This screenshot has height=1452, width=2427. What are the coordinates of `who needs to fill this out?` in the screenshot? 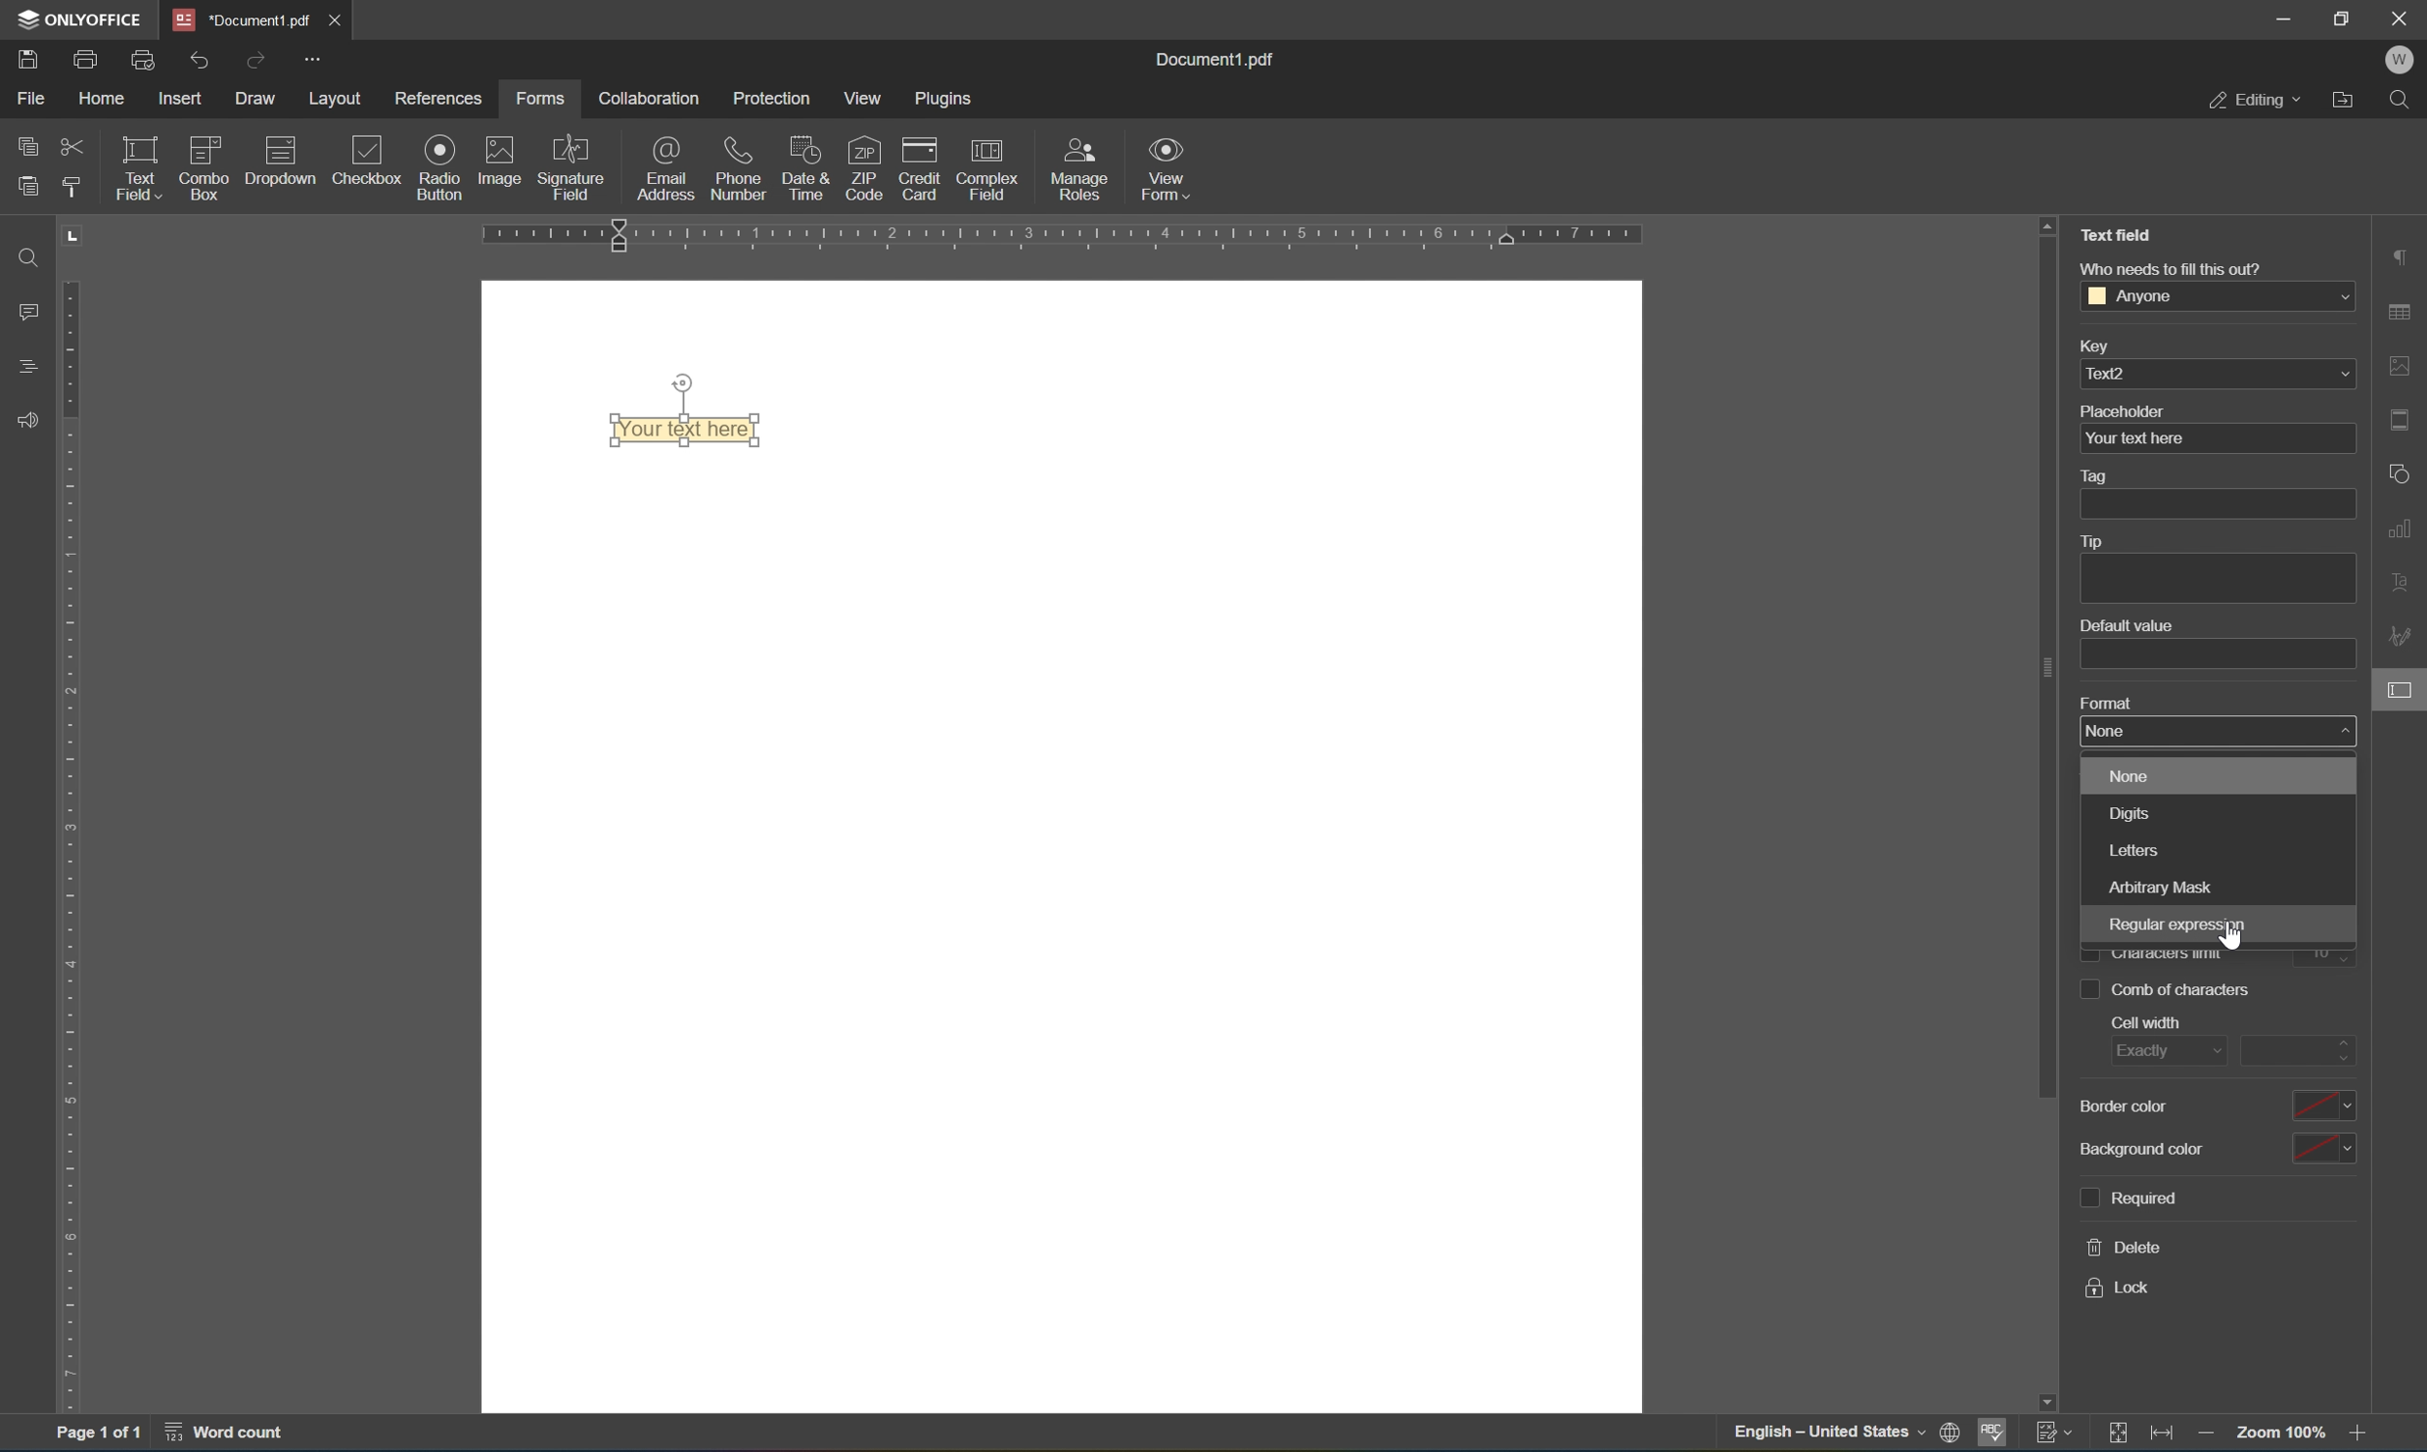 It's located at (2175, 268).